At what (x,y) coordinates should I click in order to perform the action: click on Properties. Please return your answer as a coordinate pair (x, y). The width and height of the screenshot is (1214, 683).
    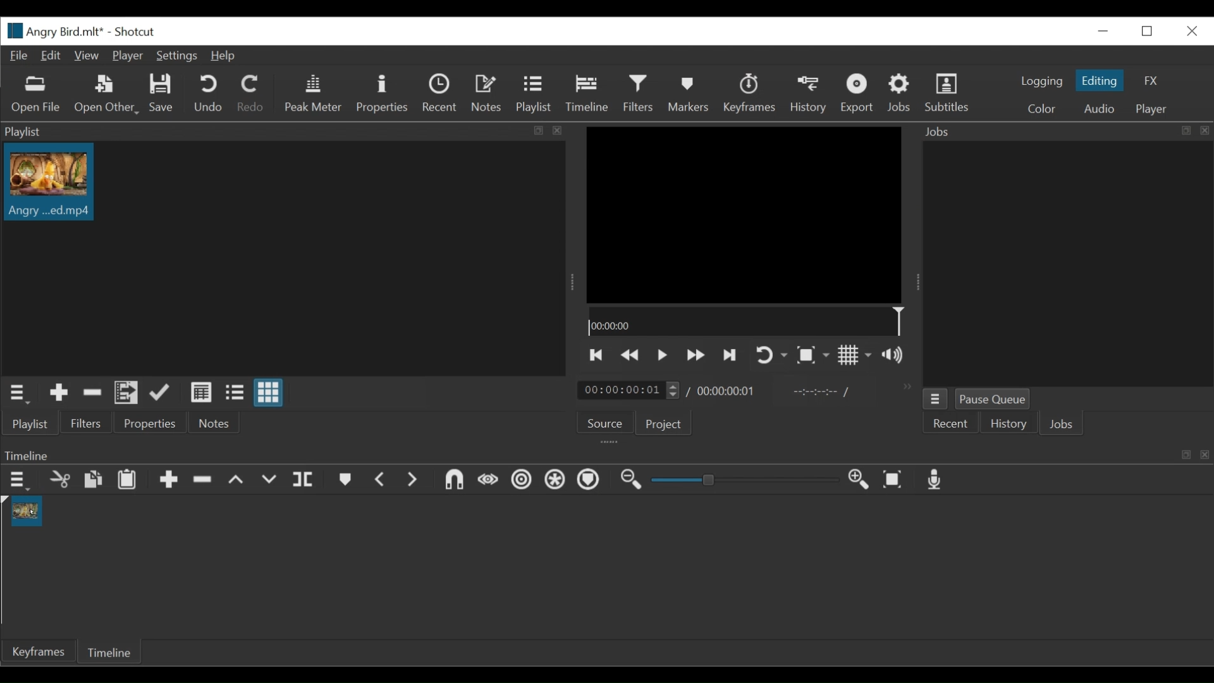
    Looking at the image, I should click on (149, 424).